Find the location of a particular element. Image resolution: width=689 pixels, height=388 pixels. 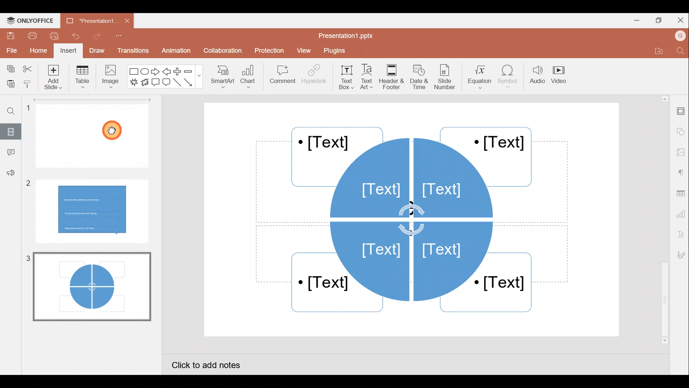

Header & footer is located at coordinates (393, 77).